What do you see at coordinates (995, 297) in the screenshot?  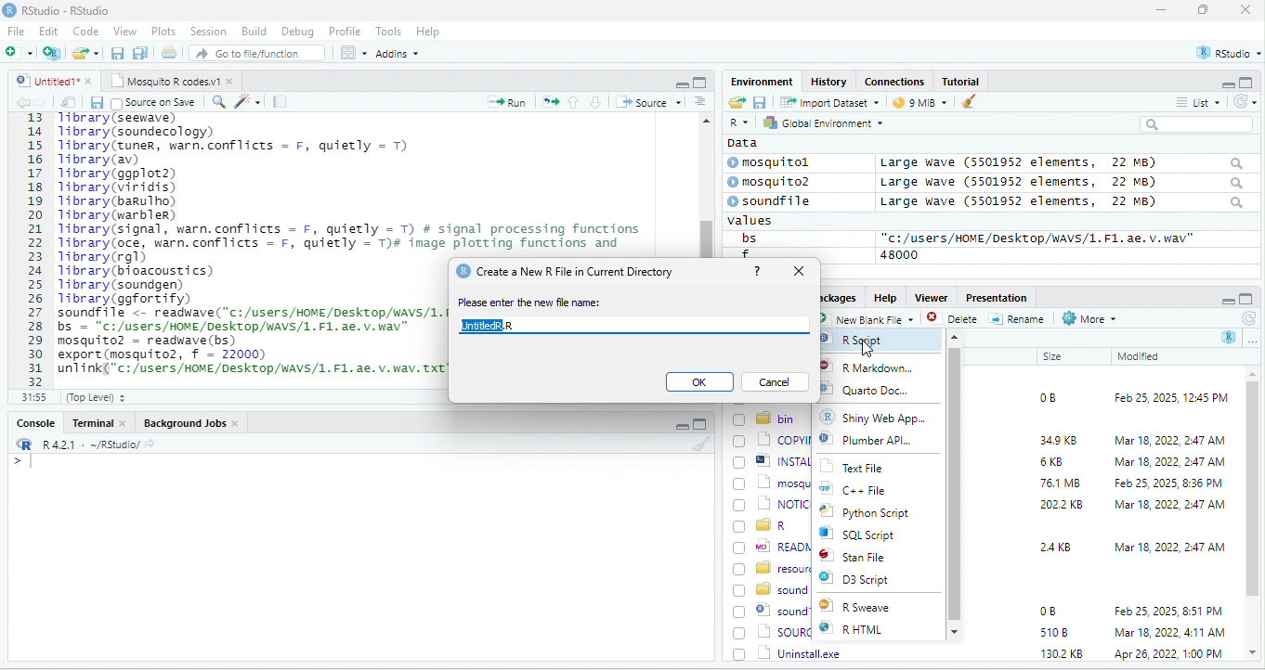 I see `Presentation` at bounding box center [995, 297].